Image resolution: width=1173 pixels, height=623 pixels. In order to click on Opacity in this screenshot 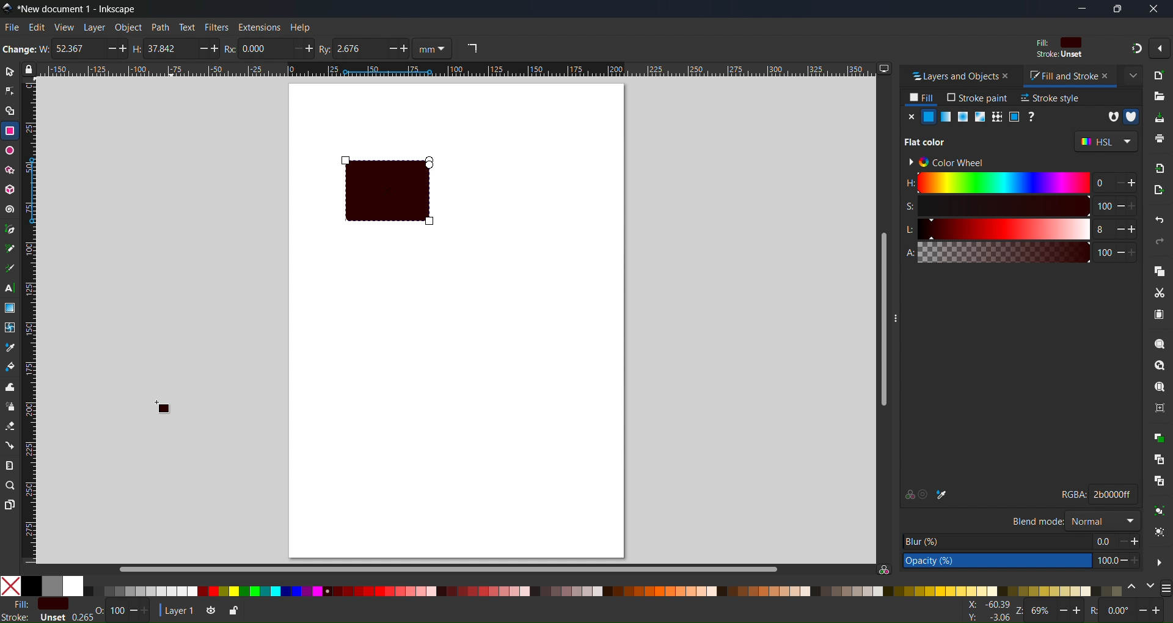, I will do `click(117, 611)`.